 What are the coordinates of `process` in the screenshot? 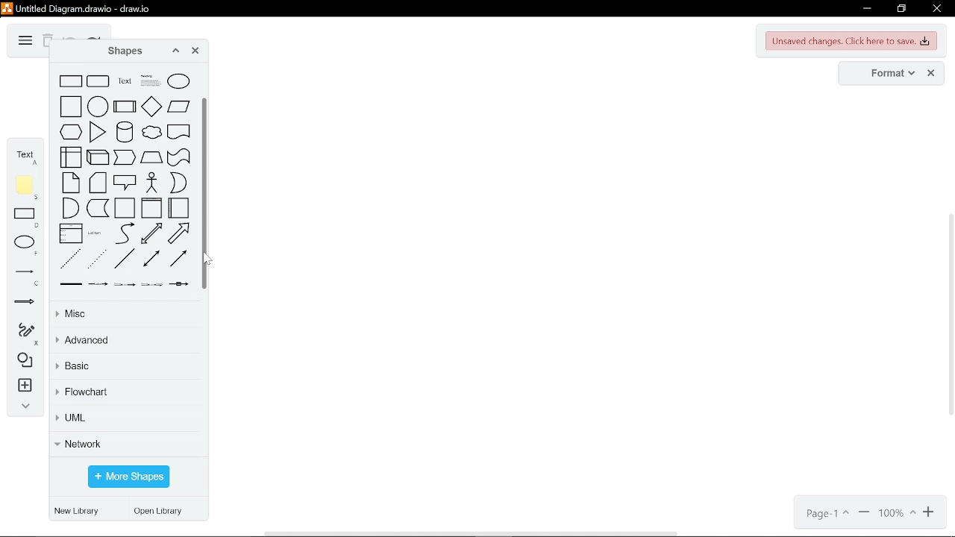 It's located at (125, 106).